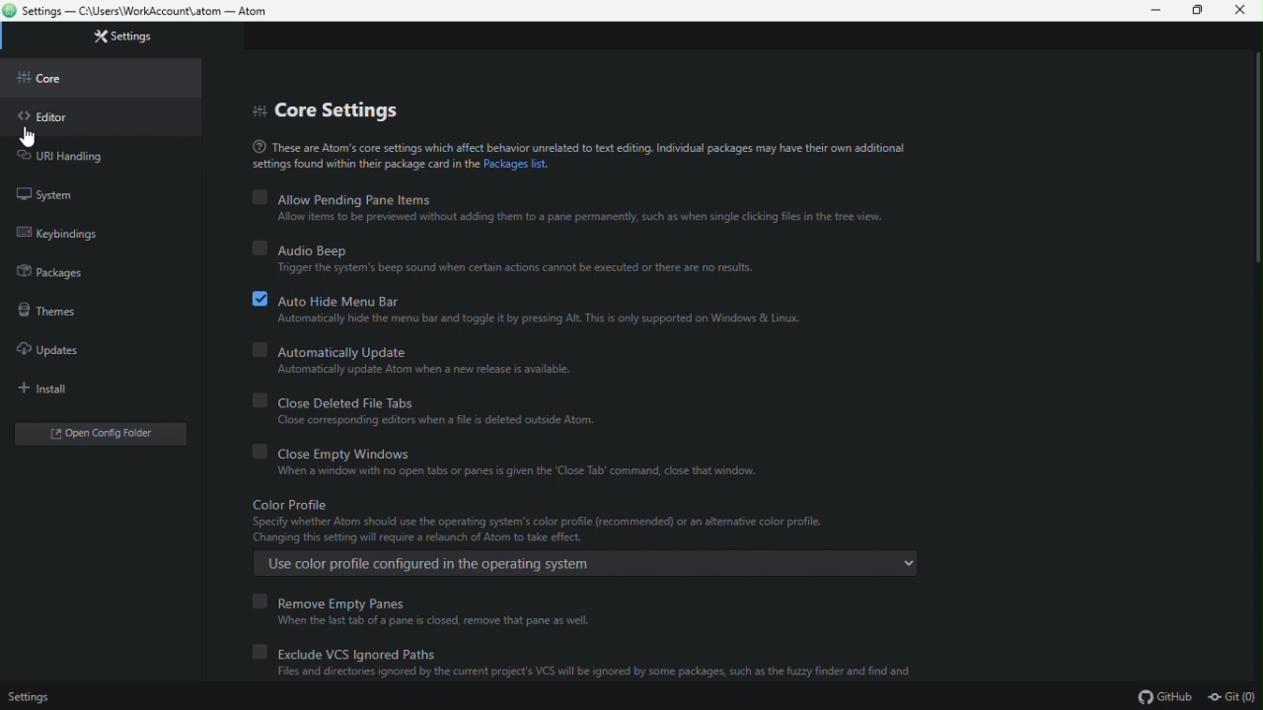 The image size is (1263, 710). I want to click on Core settings, so click(340, 114).